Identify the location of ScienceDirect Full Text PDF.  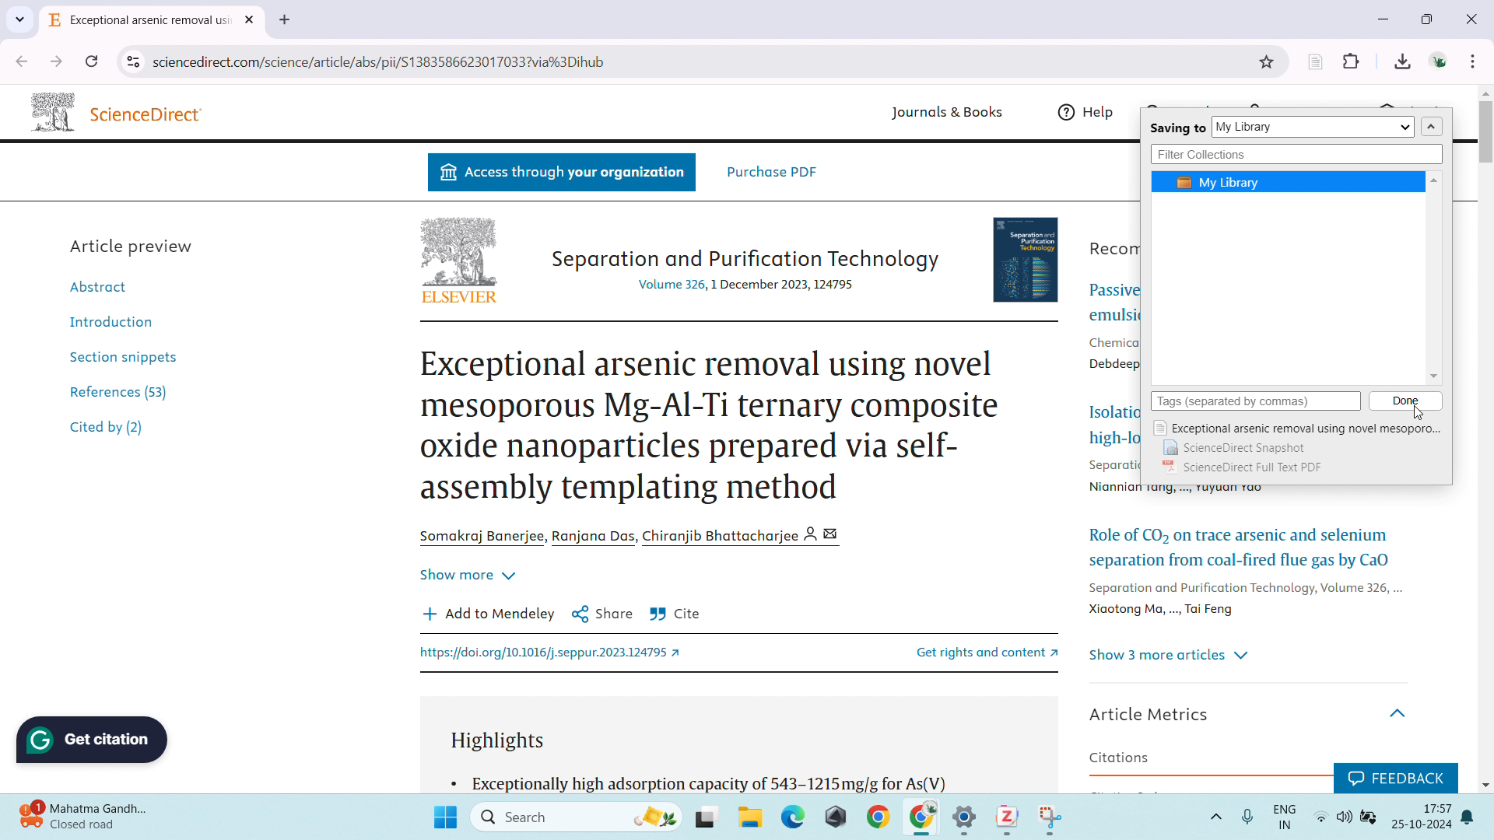
(1246, 468).